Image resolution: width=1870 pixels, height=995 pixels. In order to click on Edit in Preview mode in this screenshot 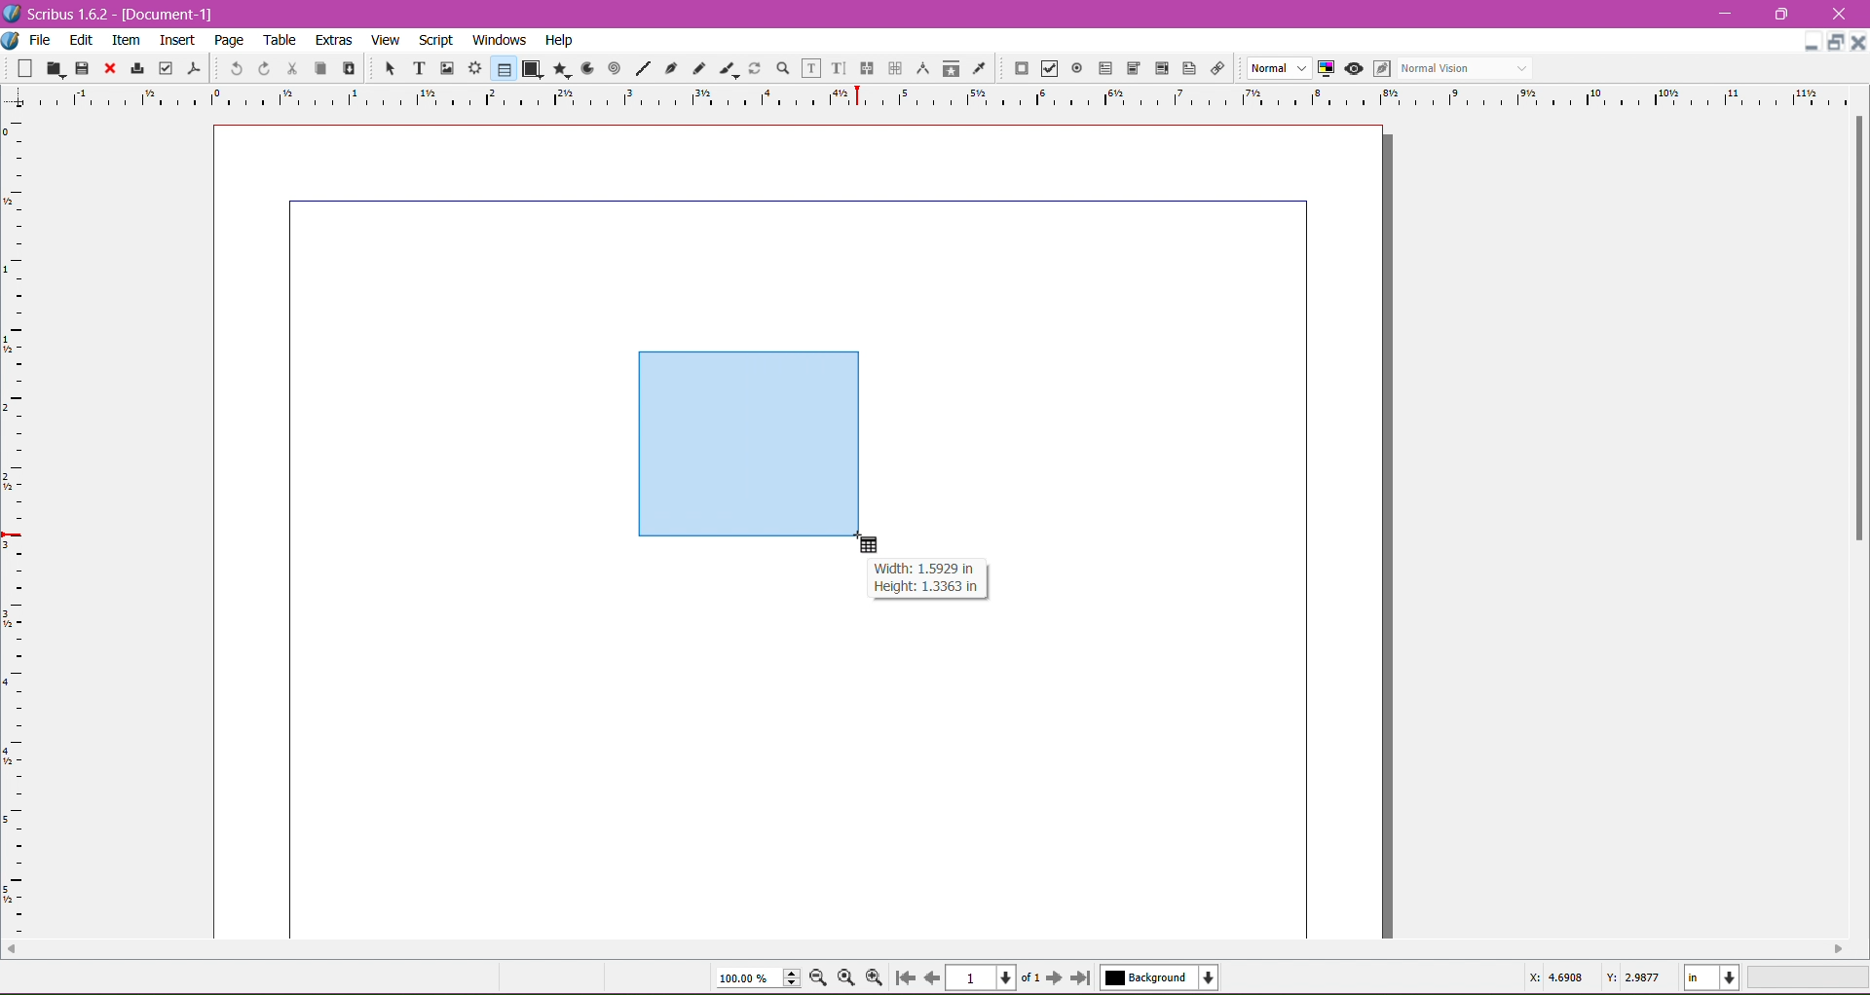, I will do `click(1380, 68)`.